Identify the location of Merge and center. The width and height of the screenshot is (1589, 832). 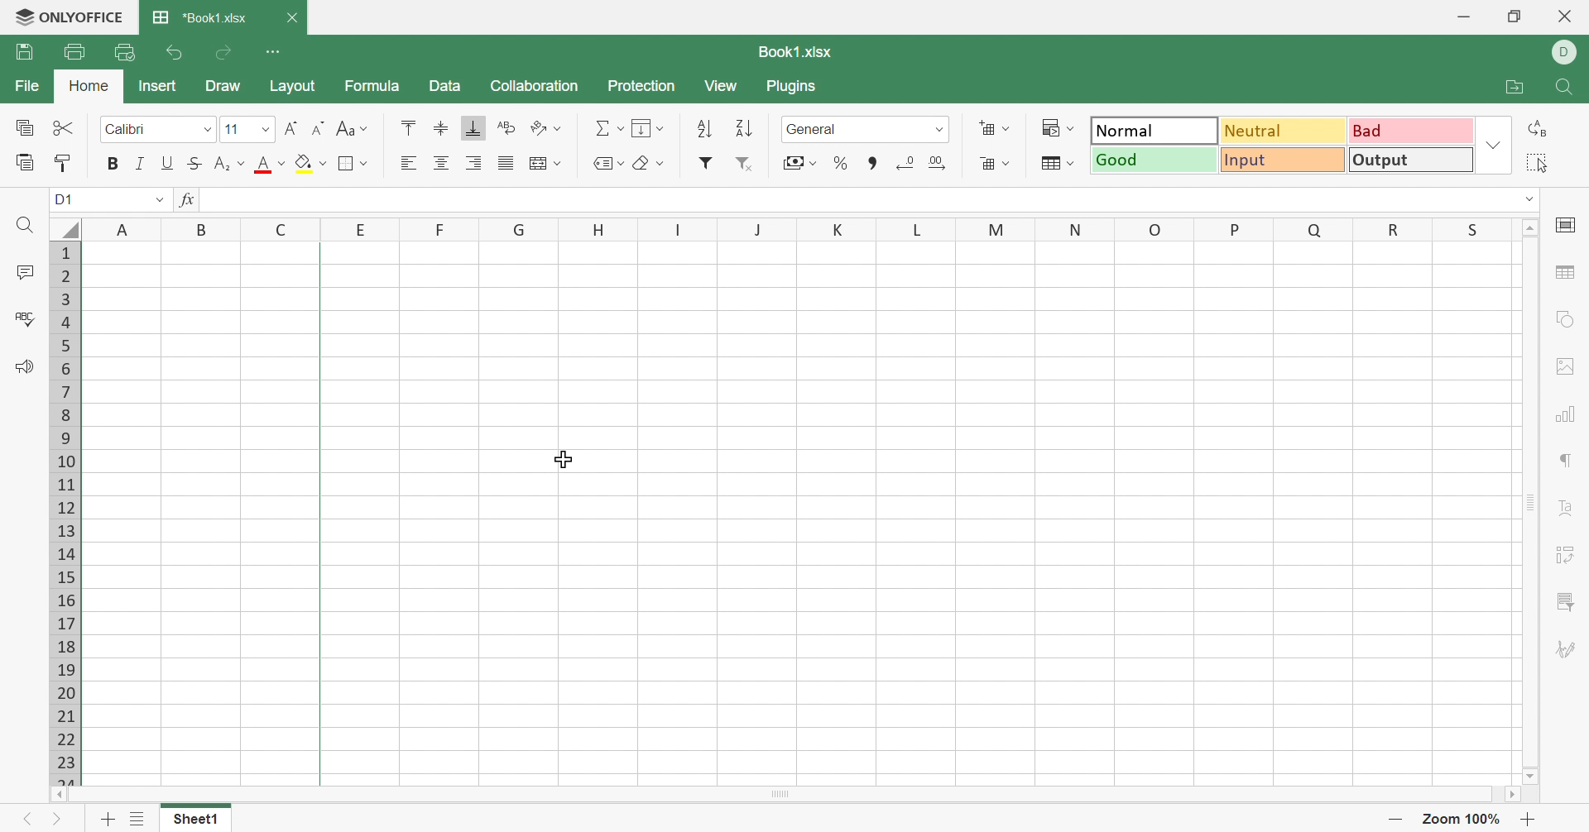
(534, 161).